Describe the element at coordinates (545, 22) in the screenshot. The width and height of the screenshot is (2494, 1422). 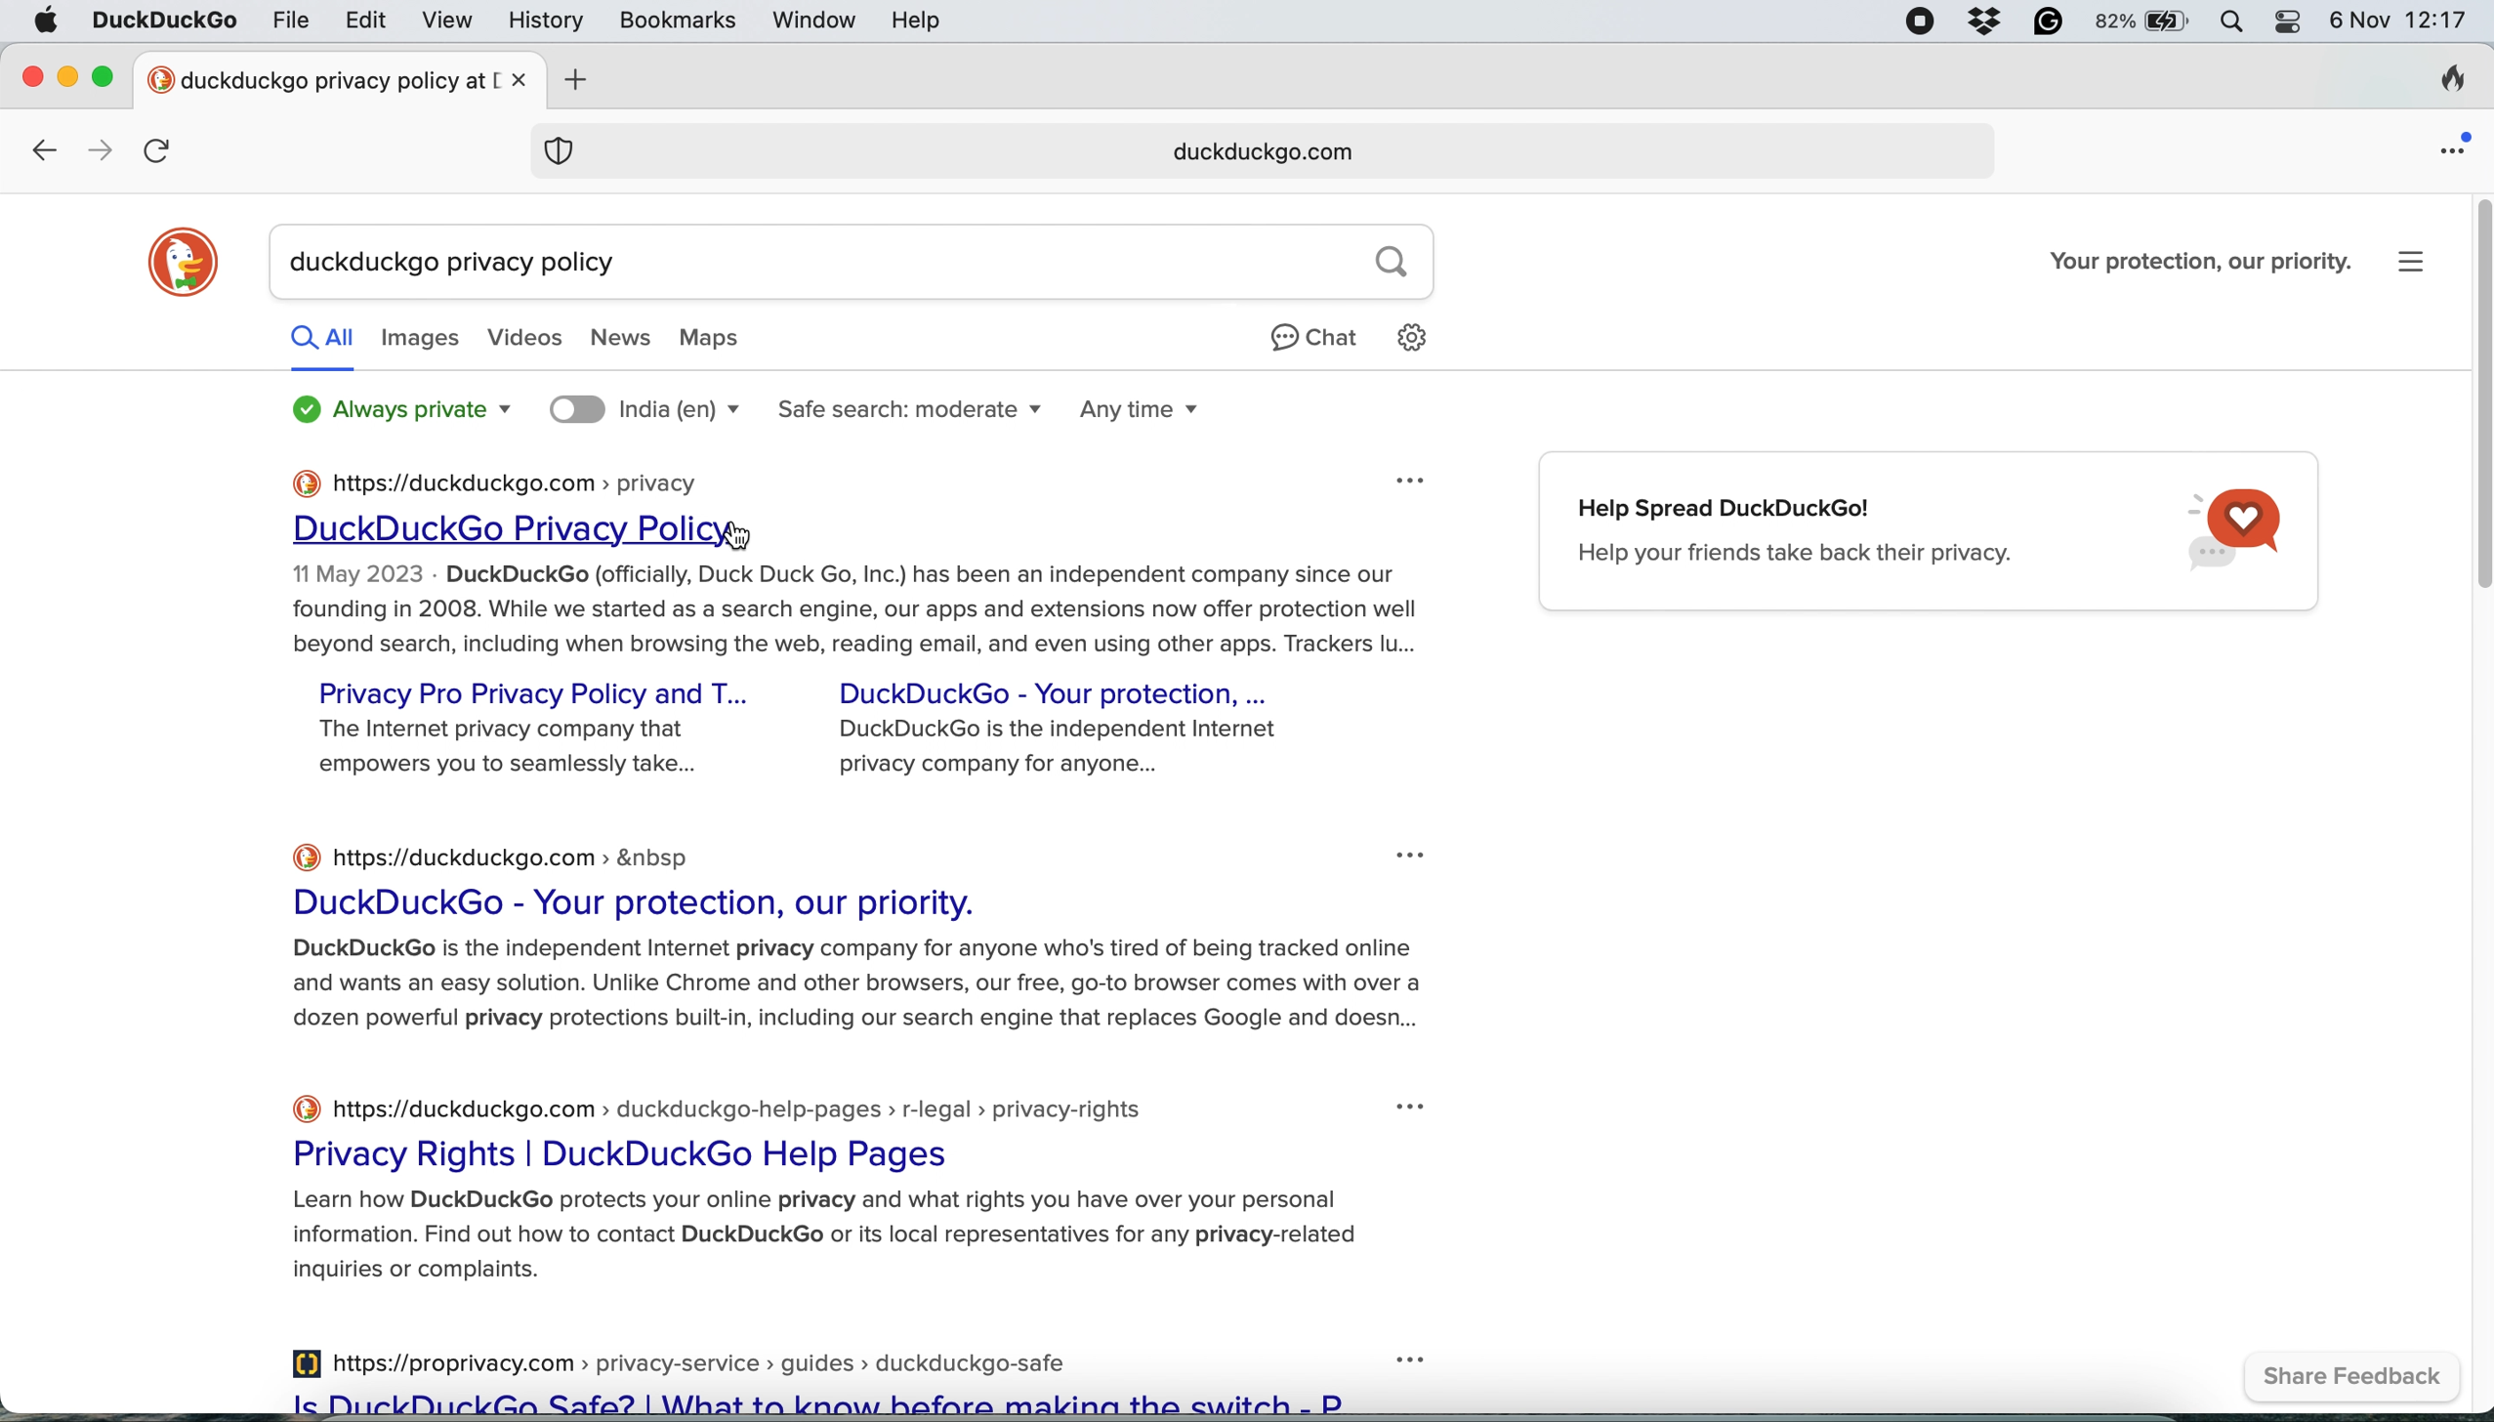
I see `history` at that location.